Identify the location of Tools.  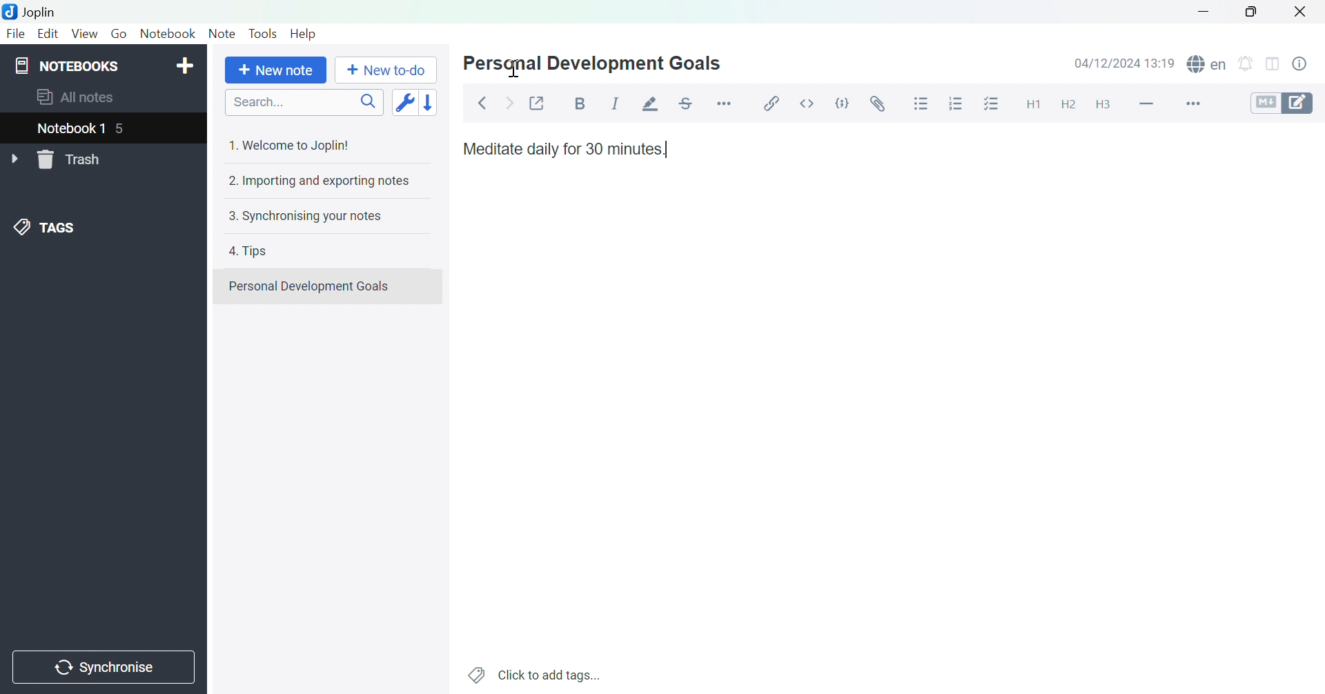
(264, 32).